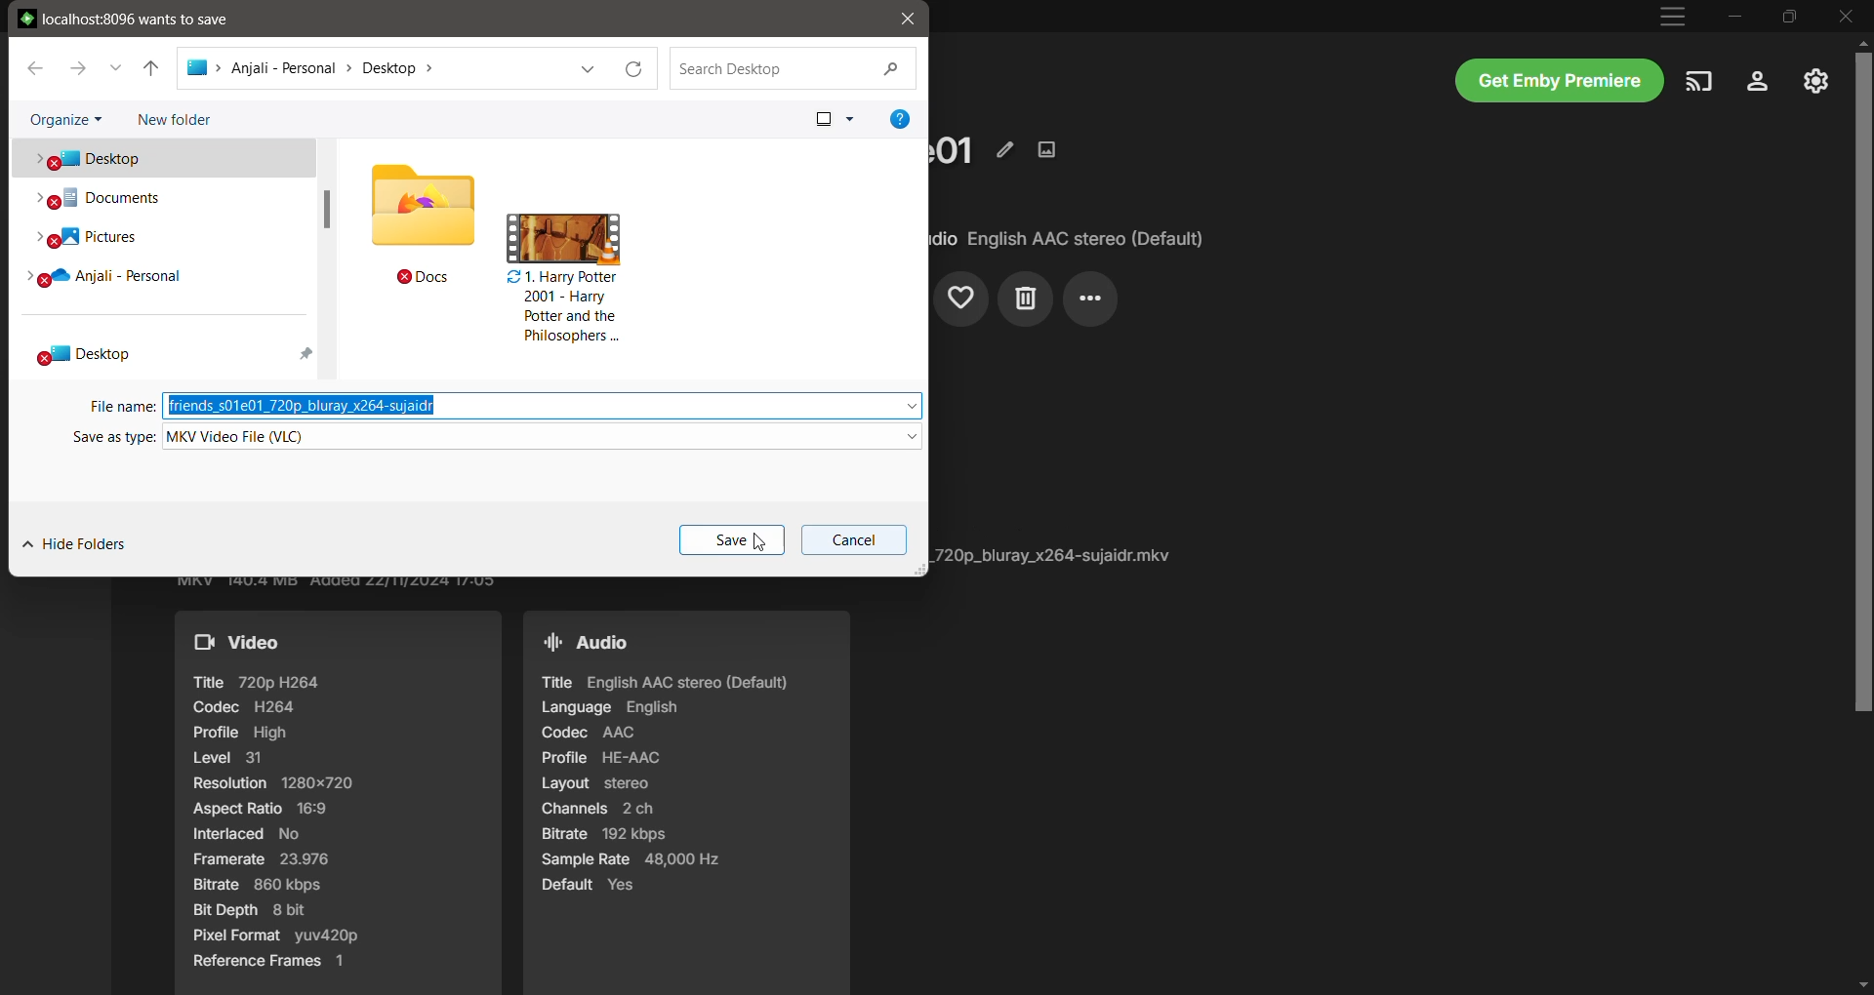 The image size is (1874, 995). What do you see at coordinates (830, 116) in the screenshot?
I see `Change your view` at bounding box center [830, 116].